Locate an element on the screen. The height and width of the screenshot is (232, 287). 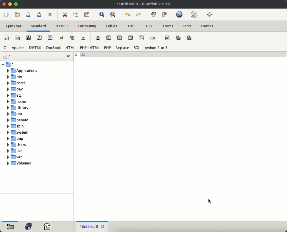
right justify is located at coordinates (130, 38).